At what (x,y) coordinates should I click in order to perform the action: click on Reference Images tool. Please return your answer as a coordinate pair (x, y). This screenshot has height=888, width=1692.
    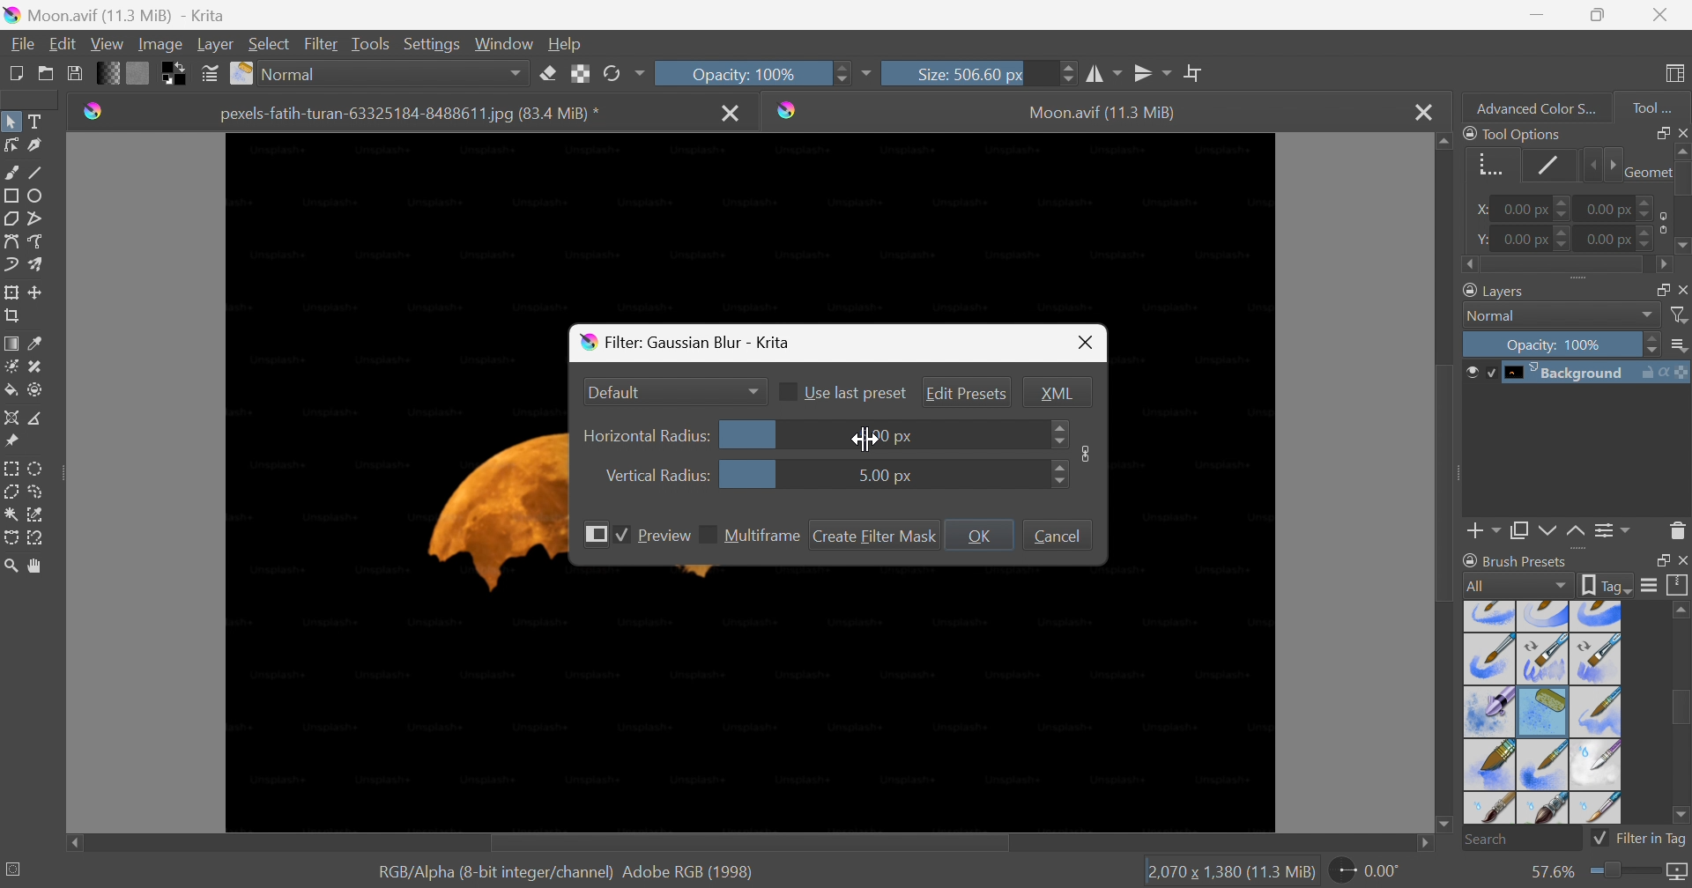
    Looking at the image, I should click on (14, 440).